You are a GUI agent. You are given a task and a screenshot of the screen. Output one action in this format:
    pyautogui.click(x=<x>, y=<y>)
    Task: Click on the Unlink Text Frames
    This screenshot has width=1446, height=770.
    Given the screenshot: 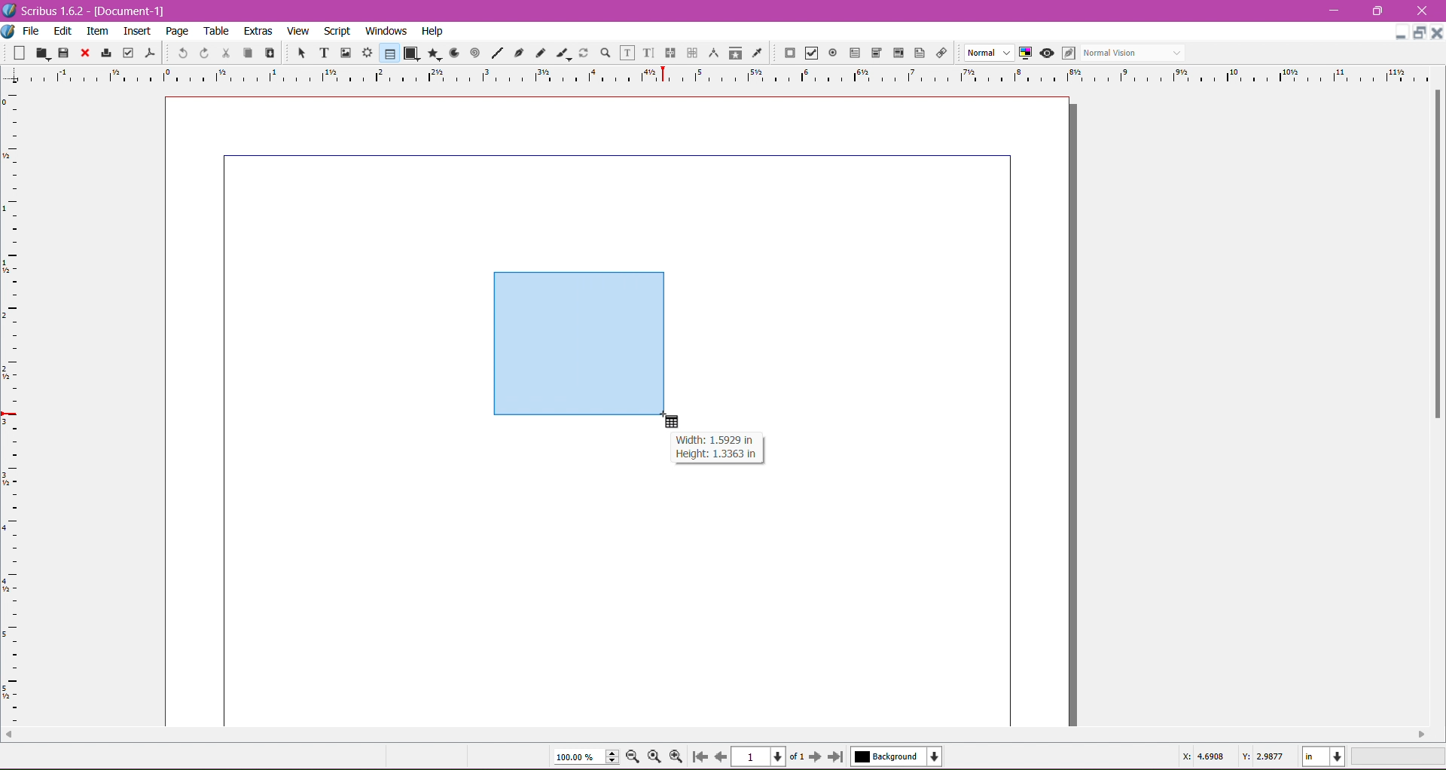 What is the action you would take?
    pyautogui.click(x=691, y=54)
    